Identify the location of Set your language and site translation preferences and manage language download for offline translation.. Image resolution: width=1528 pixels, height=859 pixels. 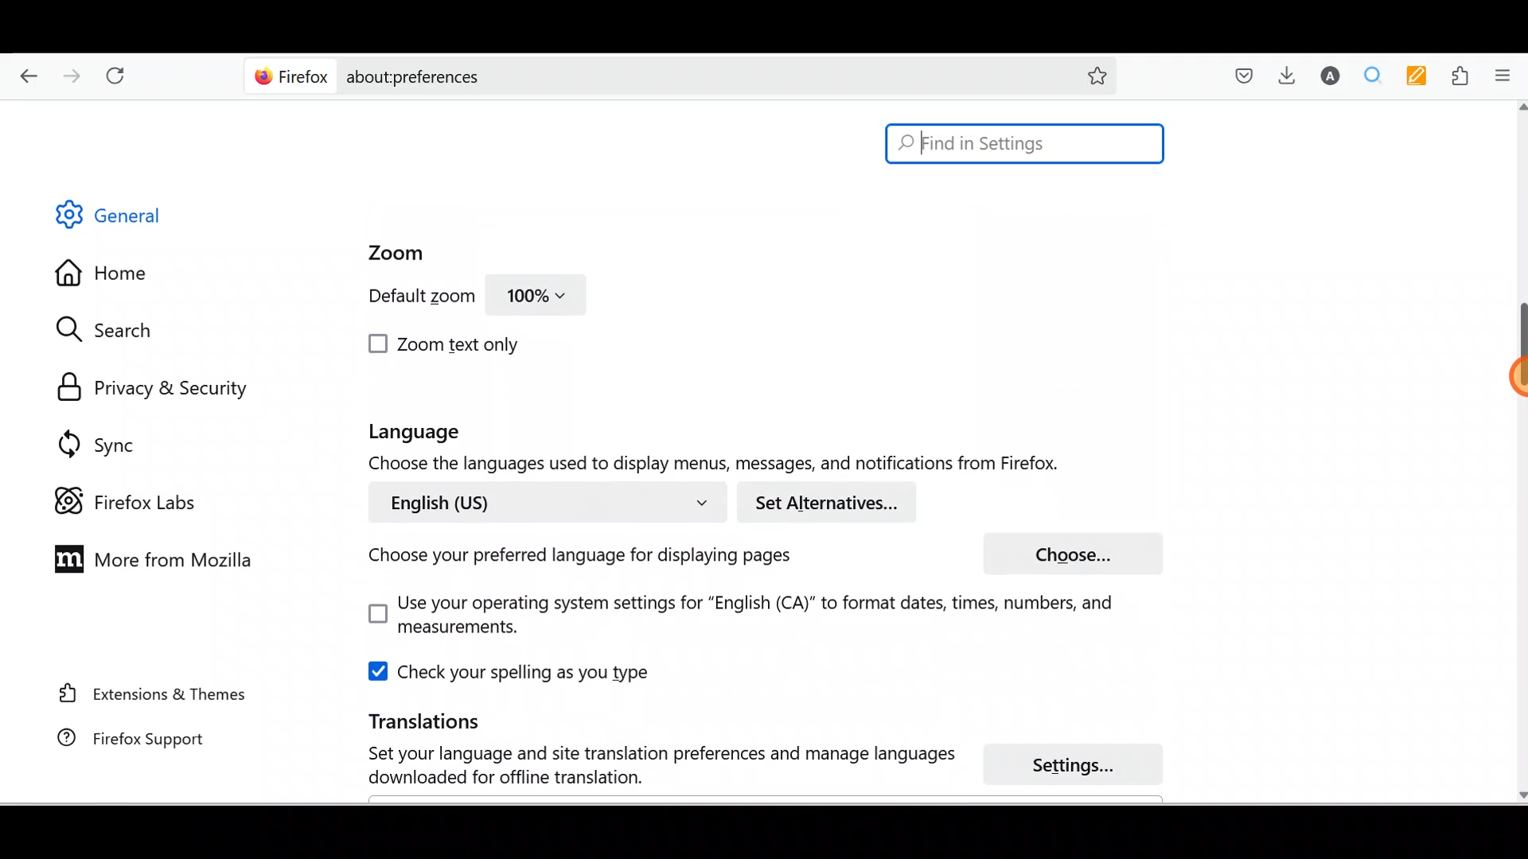
(646, 766).